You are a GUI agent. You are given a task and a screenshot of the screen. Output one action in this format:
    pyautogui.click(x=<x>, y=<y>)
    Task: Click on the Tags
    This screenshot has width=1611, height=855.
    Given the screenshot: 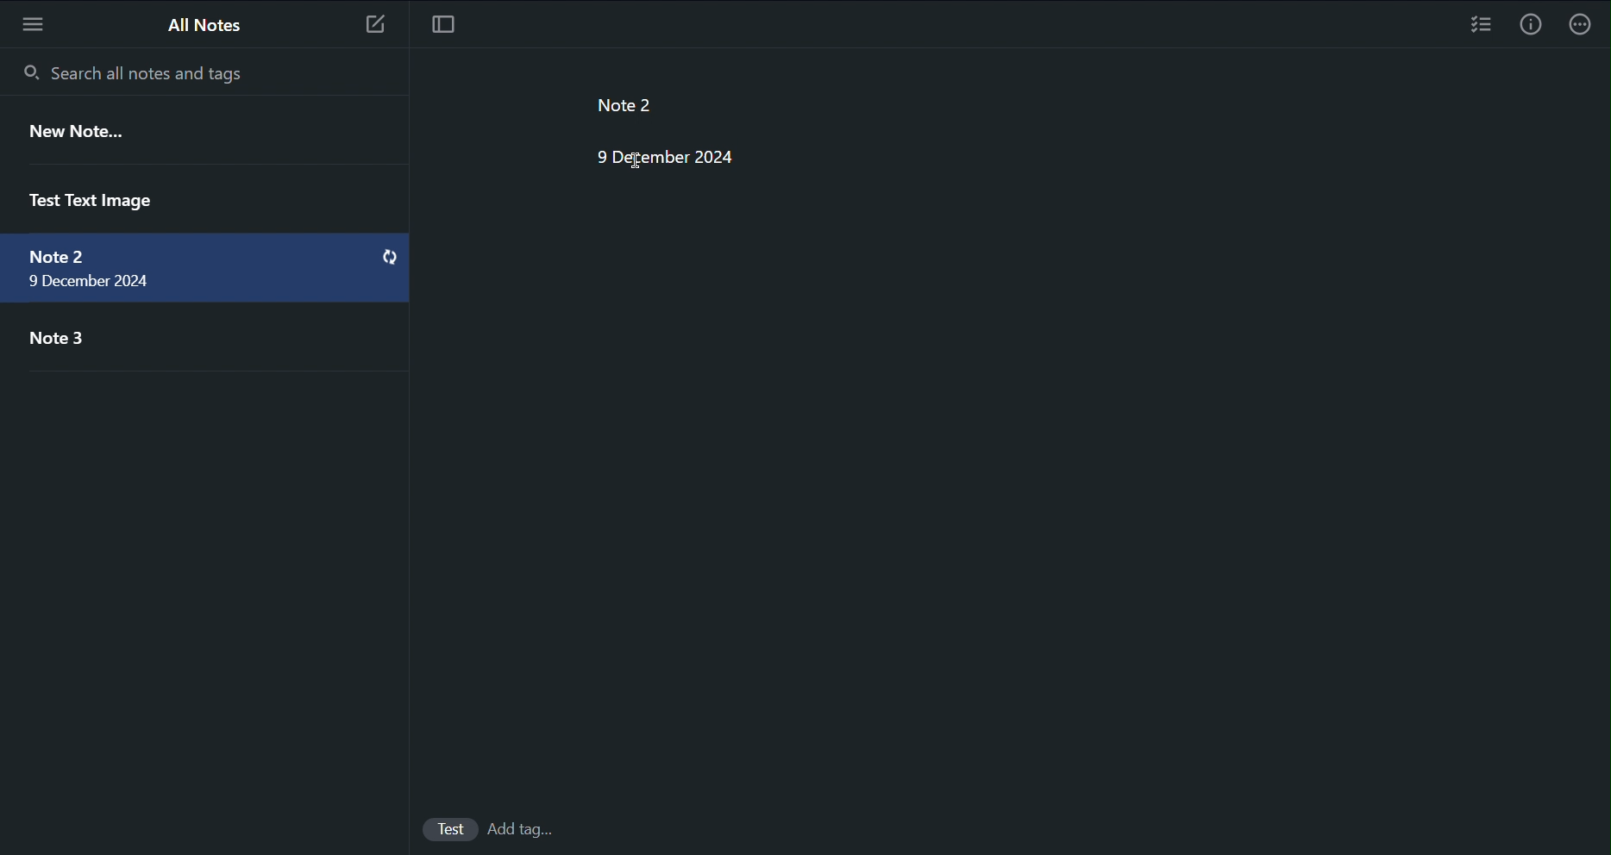 What is the action you would take?
    pyautogui.click(x=532, y=829)
    